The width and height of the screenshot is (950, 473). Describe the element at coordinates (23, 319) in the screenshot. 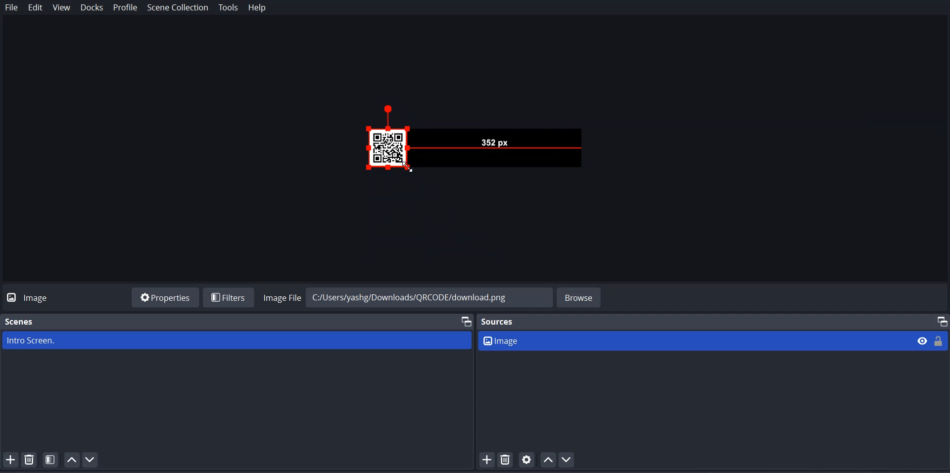

I see `Scenes` at that location.